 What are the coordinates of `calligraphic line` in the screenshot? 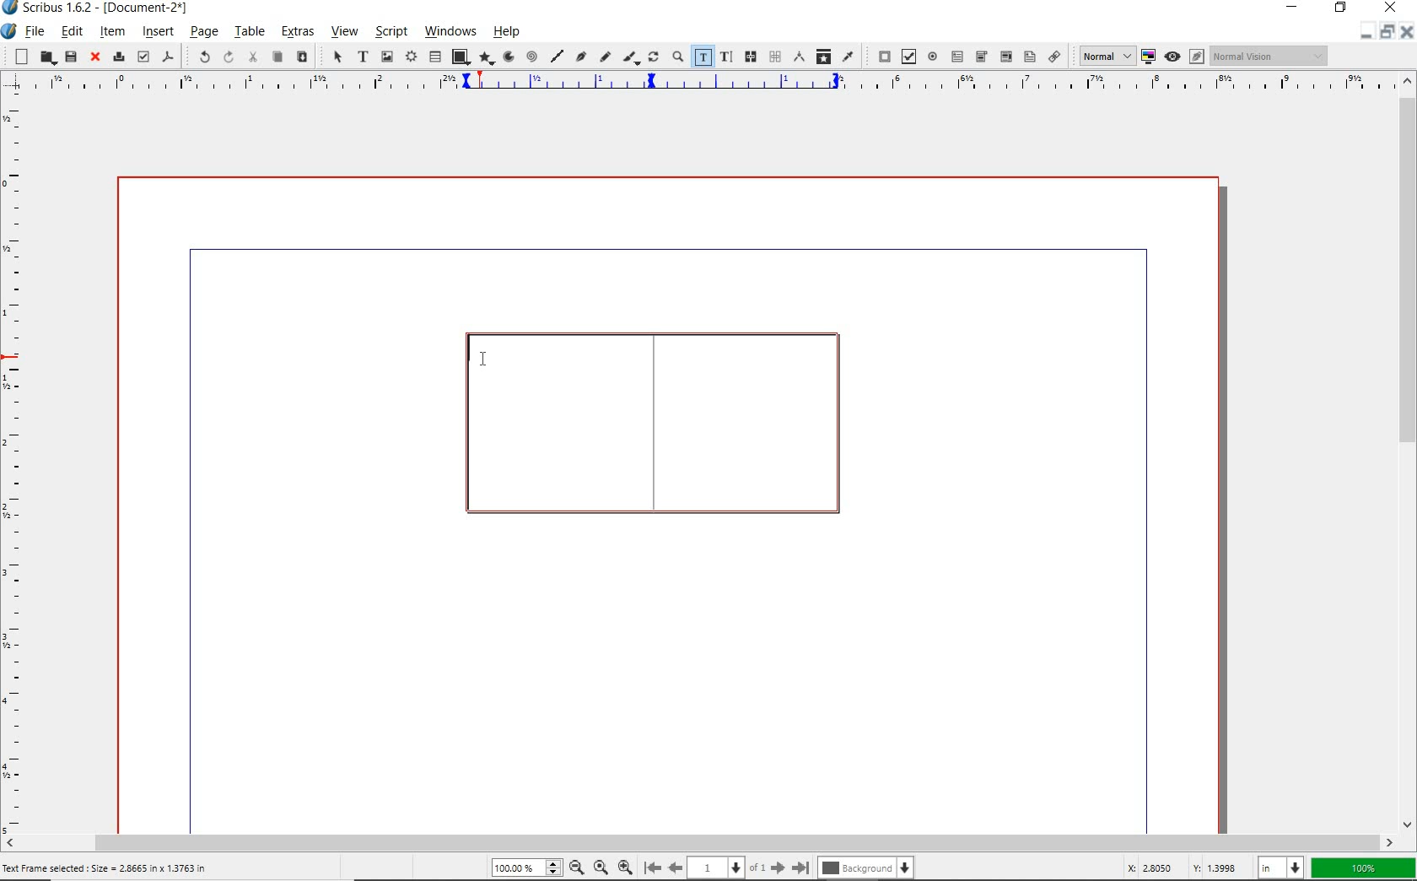 It's located at (629, 57).